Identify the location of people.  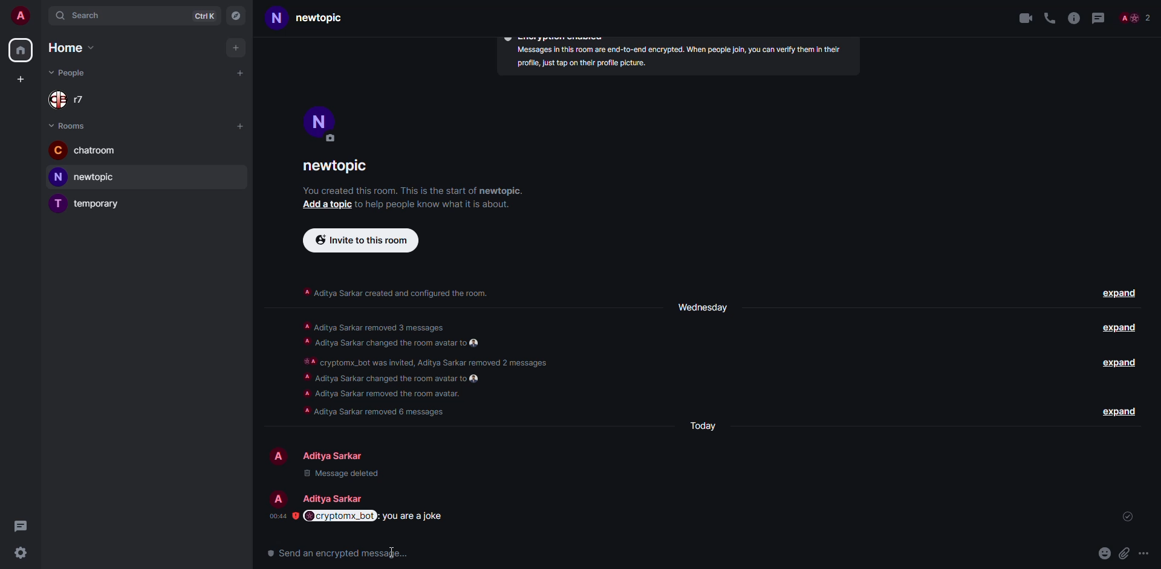
(71, 71).